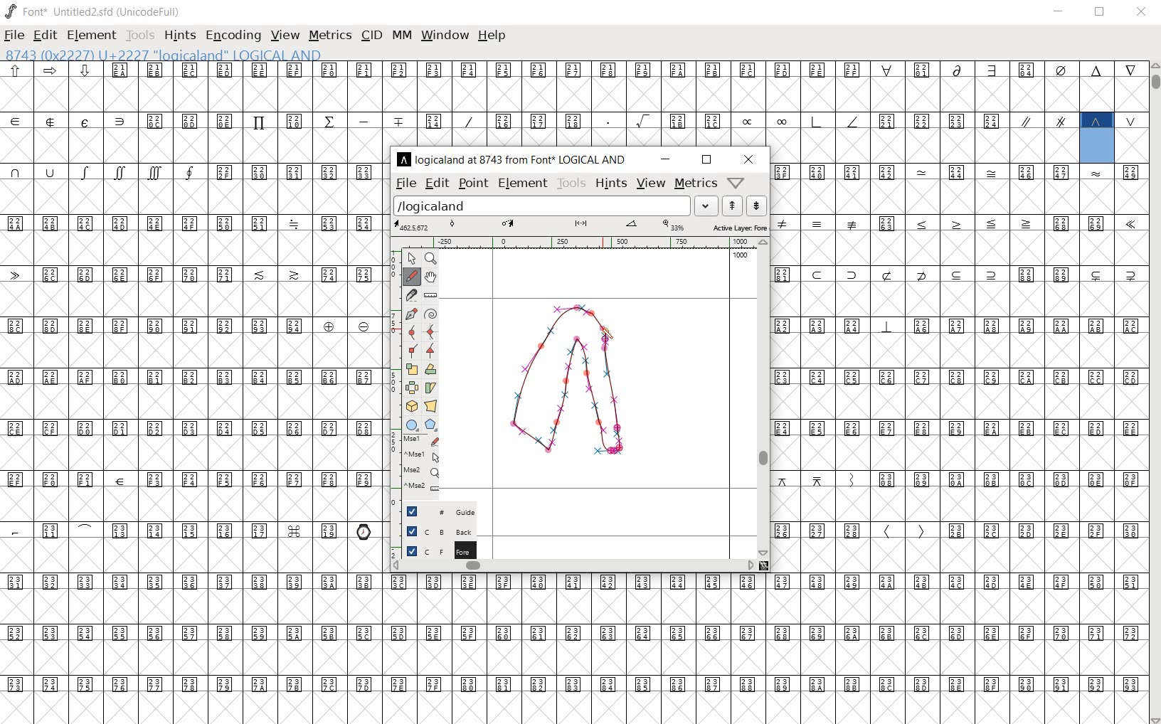 This screenshot has width=1161, height=724. I want to click on scrollbar, so click(765, 398).